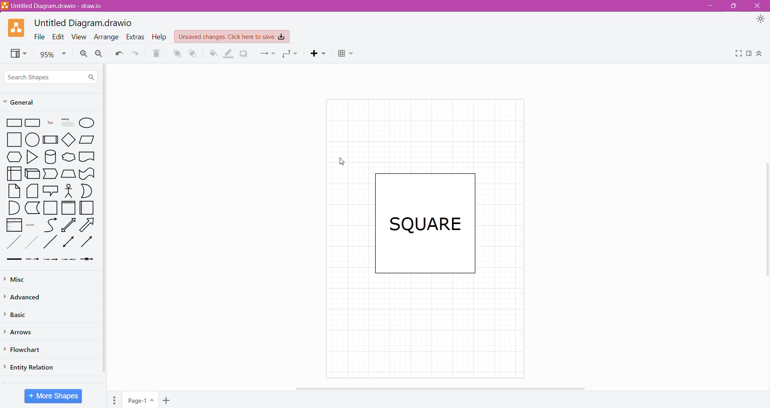  What do you see at coordinates (11, 208) in the screenshot?
I see `Quarter Circle` at bounding box center [11, 208].